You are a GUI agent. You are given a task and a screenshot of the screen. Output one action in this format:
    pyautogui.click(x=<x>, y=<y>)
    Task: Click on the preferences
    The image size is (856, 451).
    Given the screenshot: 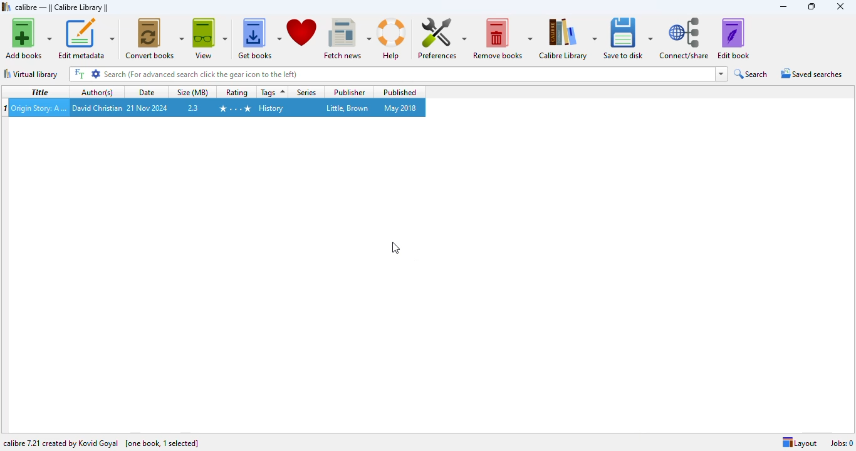 What is the action you would take?
    pyautogui.click(x=441, y=38)
    